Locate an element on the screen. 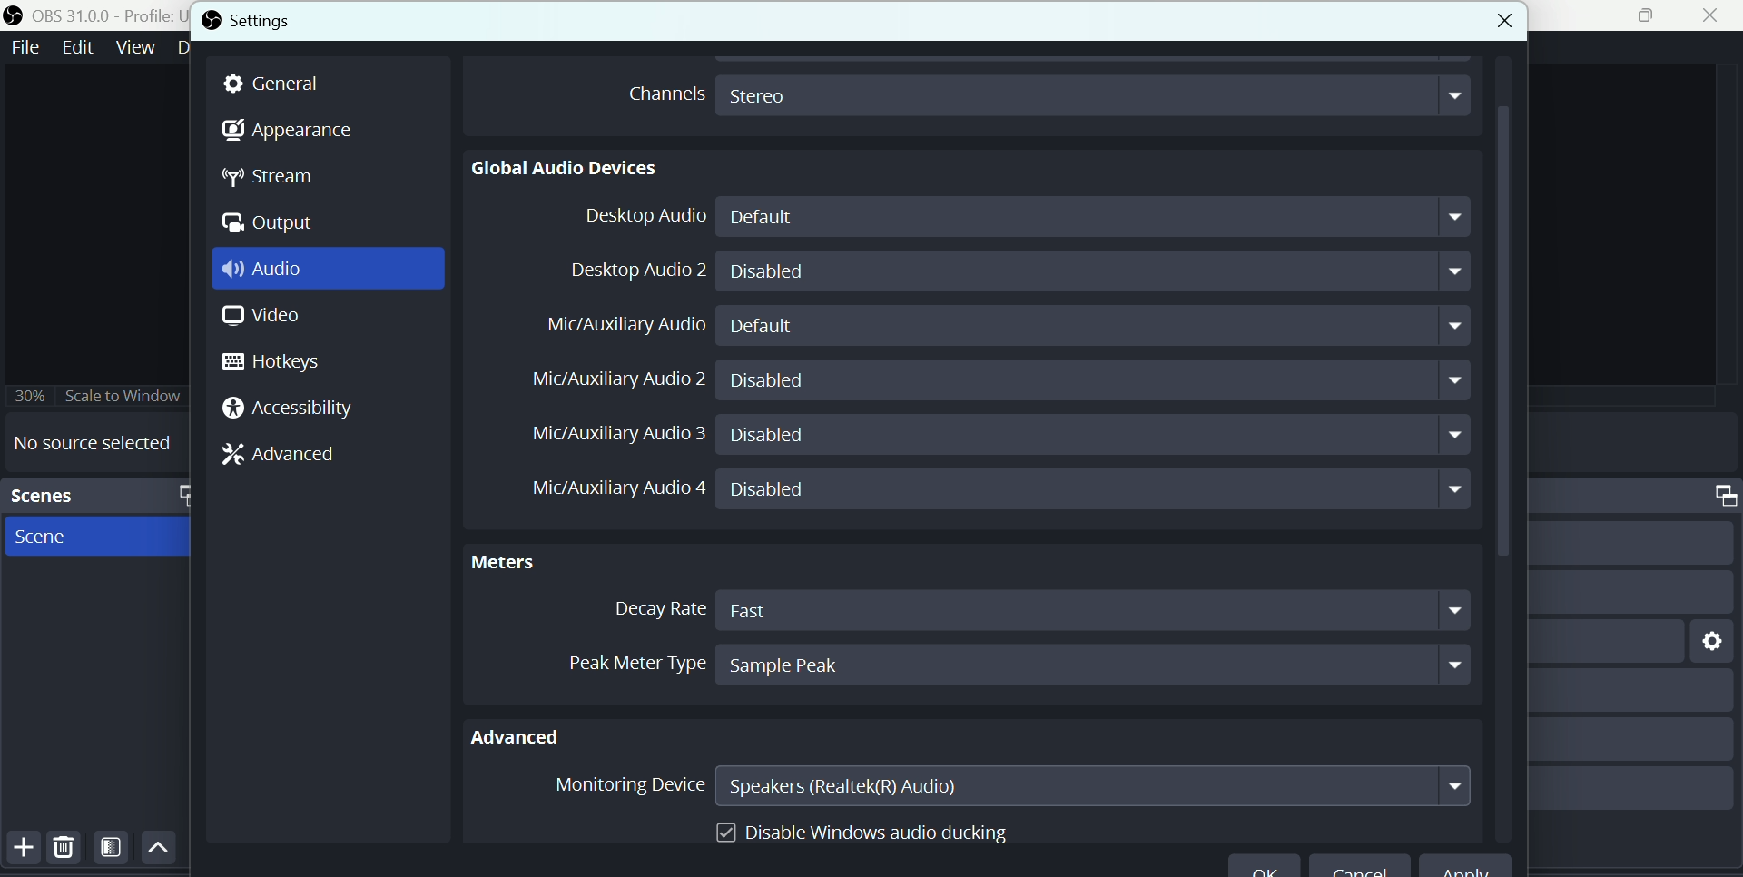  Channels is located at coordinates (661, 92).